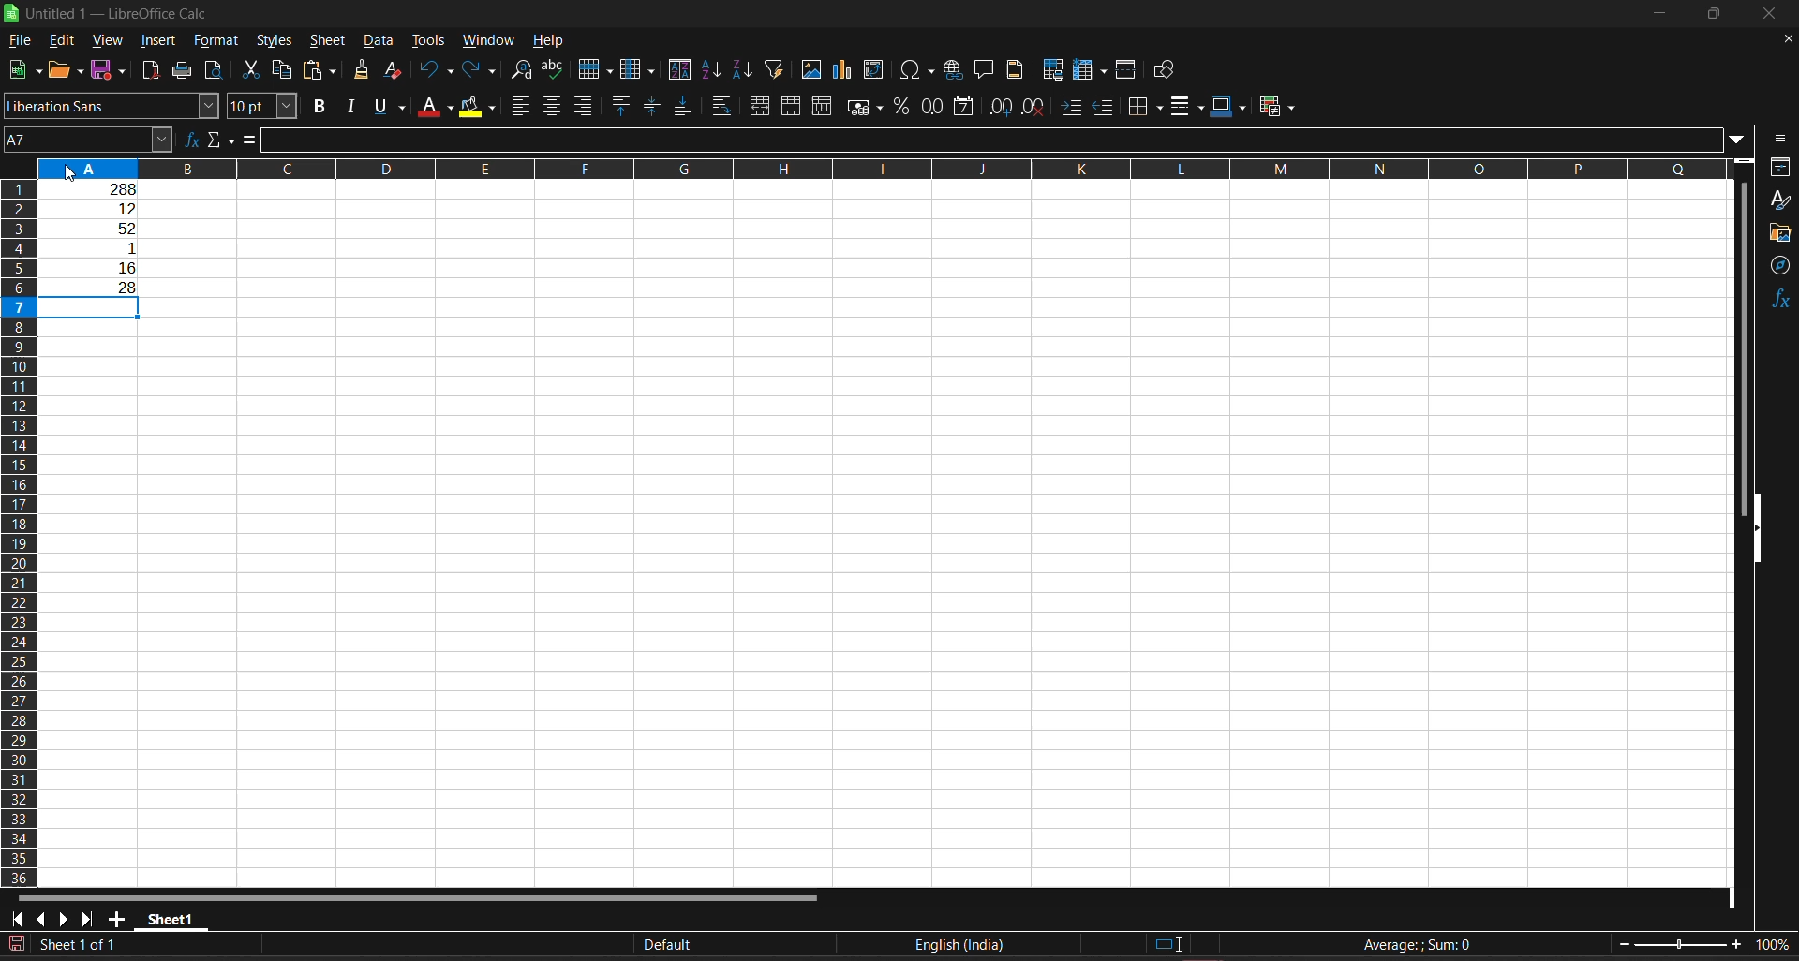 The image size is (1799, 961). I want to click on insert comment, so click(988, 70).